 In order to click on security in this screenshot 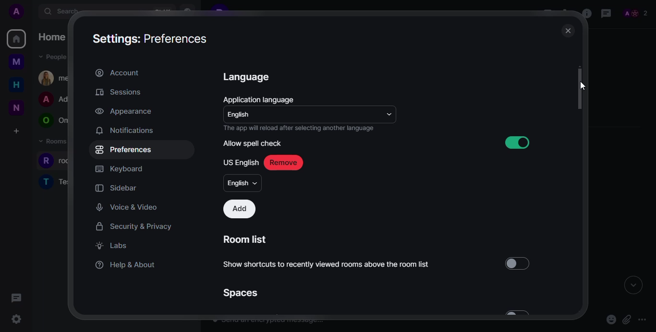, I will do `click(134, 226)`.